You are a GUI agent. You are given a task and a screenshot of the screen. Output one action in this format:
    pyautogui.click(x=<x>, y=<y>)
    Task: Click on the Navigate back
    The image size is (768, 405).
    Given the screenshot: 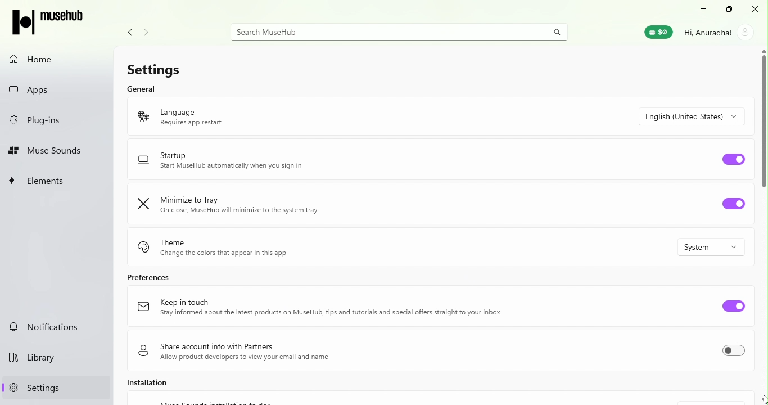 What is the action you would take?
    pyautogui.click(x=129, y=33)
    